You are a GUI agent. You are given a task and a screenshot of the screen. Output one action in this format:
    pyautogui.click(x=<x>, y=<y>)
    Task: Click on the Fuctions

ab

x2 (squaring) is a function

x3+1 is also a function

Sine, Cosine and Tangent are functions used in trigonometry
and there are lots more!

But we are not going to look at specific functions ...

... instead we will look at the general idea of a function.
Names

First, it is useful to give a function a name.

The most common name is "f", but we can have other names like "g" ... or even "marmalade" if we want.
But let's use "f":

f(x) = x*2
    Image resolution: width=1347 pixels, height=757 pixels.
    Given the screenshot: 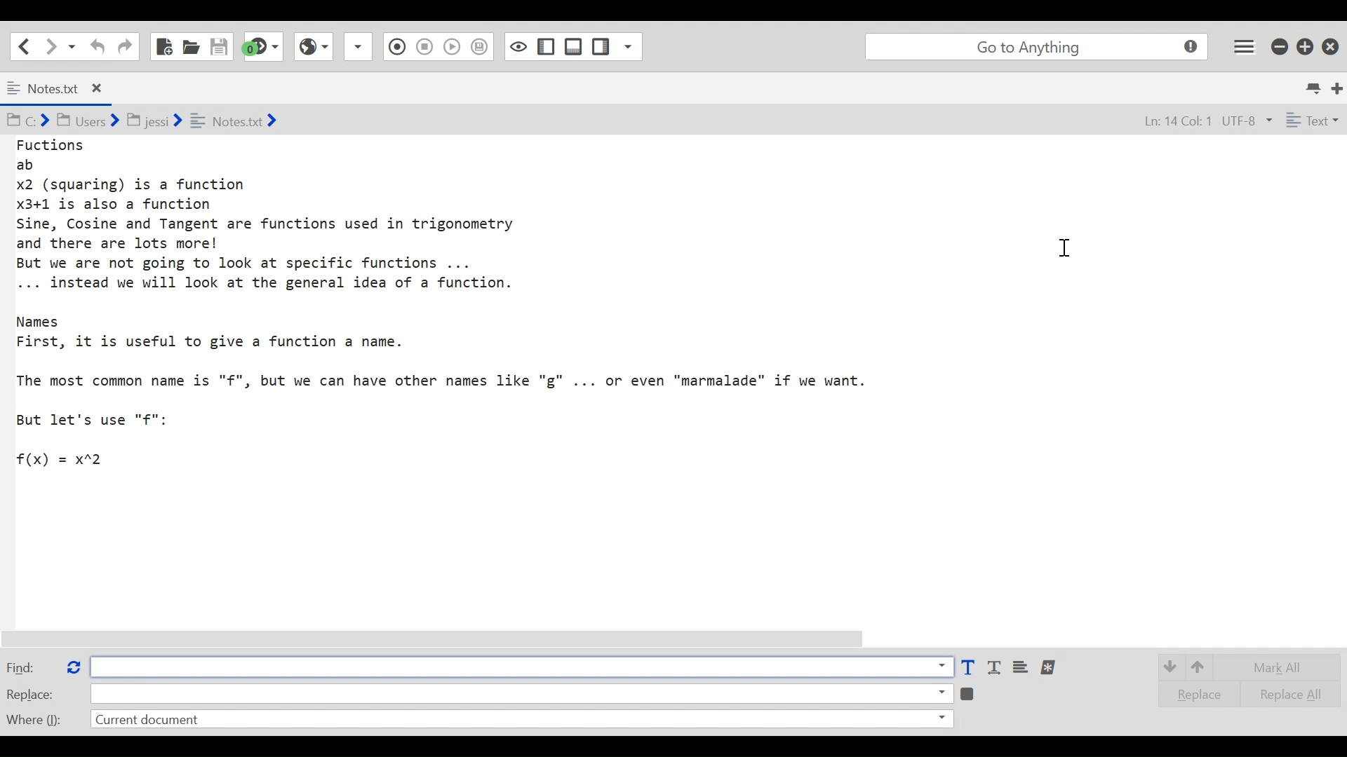 What is the action you would take?
    pyautogui.click(x=459, y=304)
    